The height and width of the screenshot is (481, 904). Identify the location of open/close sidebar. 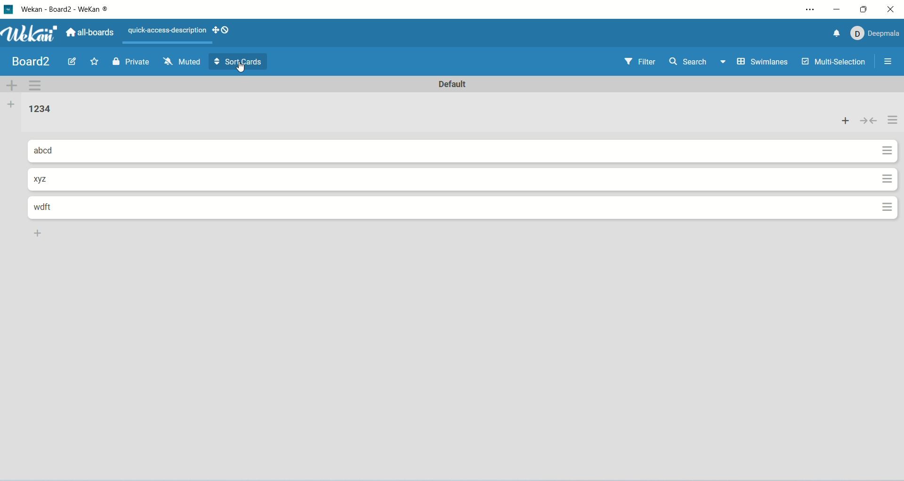
(889, 62).